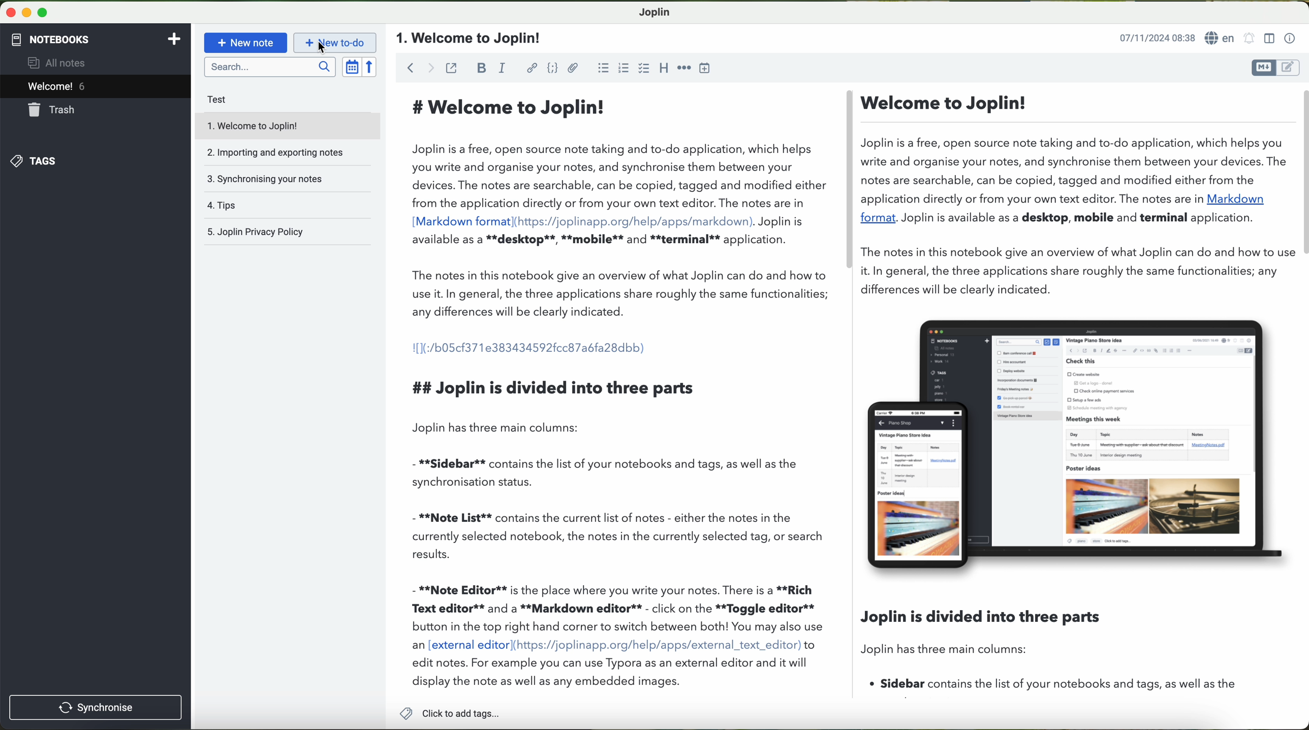 This screenshot has height=730, width=1309. What do you see at coordinates (654, 13) in the screenshot?
I see `Joplin` at bounding box center [654, 13].